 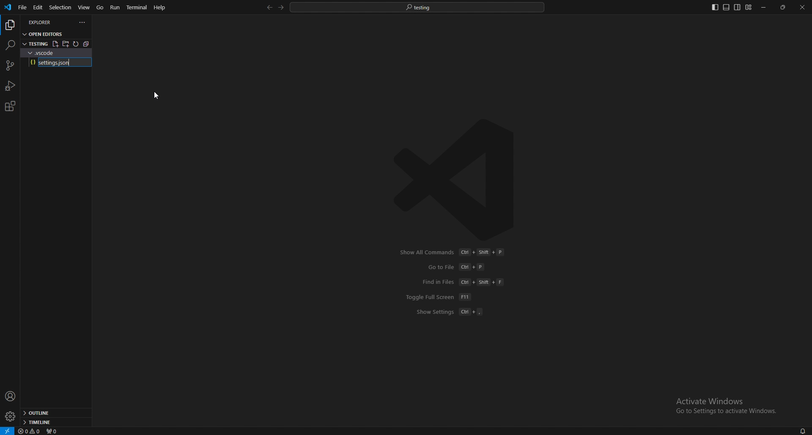 I want to click on open editors, so click(x=44, y=33).